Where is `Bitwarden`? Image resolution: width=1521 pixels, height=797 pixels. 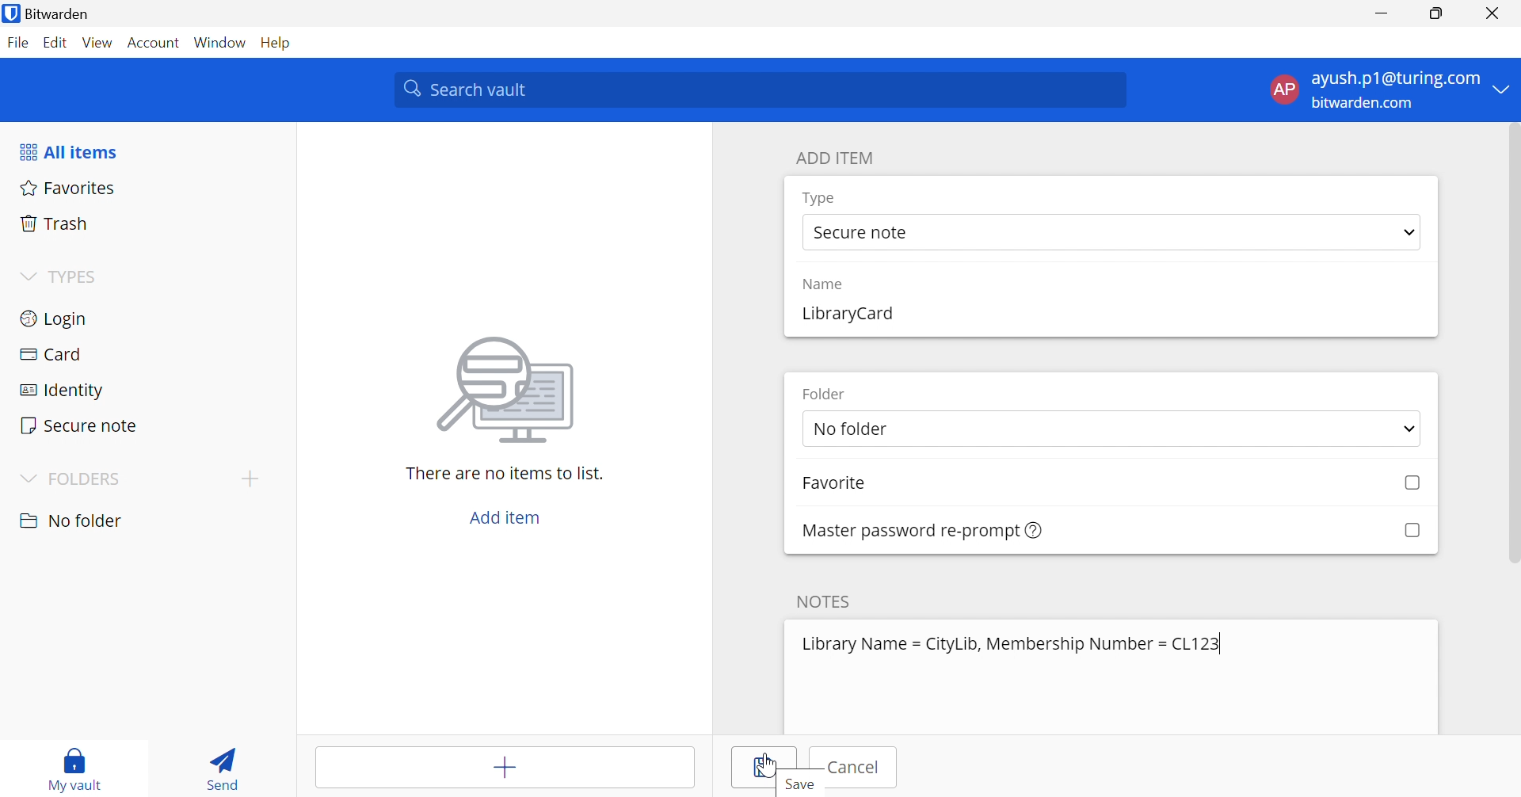 Bitwarden is located at coordinates (50, 13).